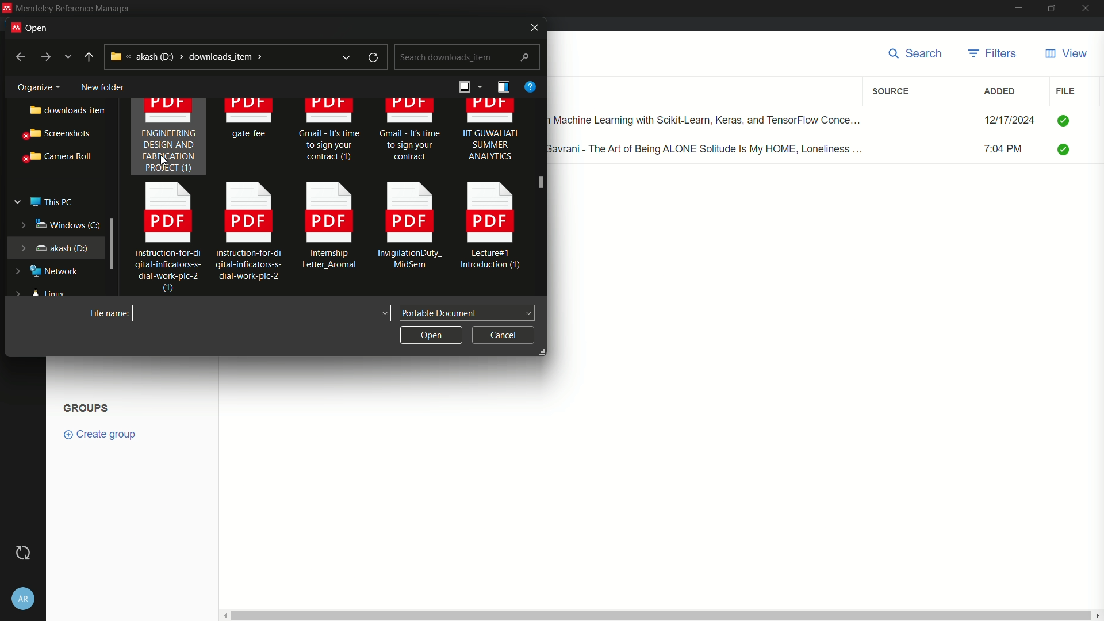 This screenshot has height=621, width=1104. I want to click on 7:04 PM, so click(1010, 151).